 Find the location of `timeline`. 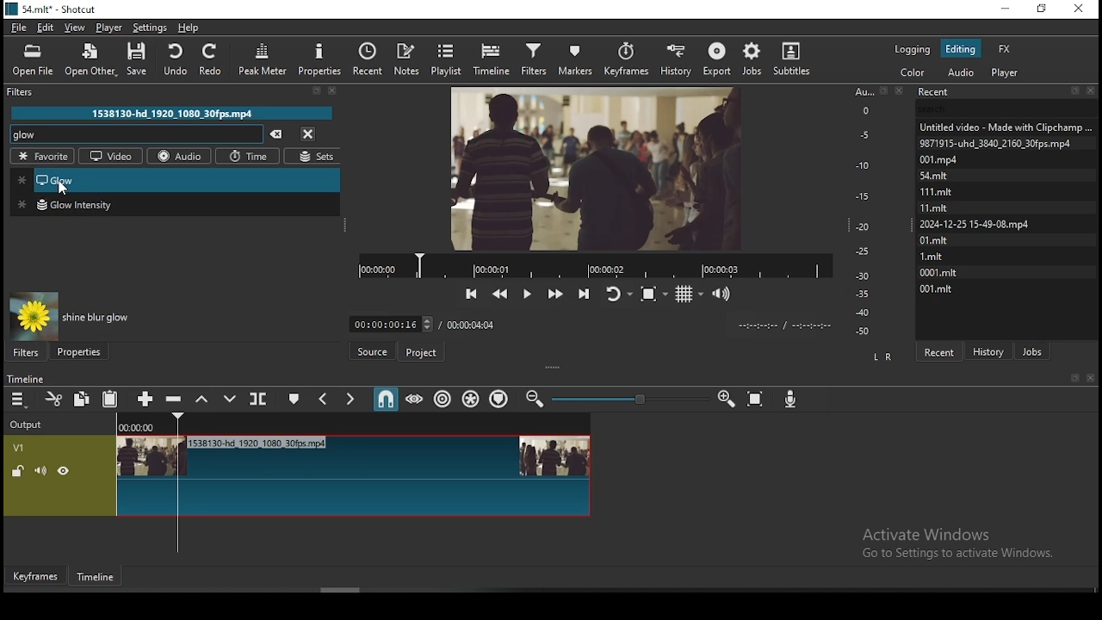

timeline is located at coordinates (98, 580).